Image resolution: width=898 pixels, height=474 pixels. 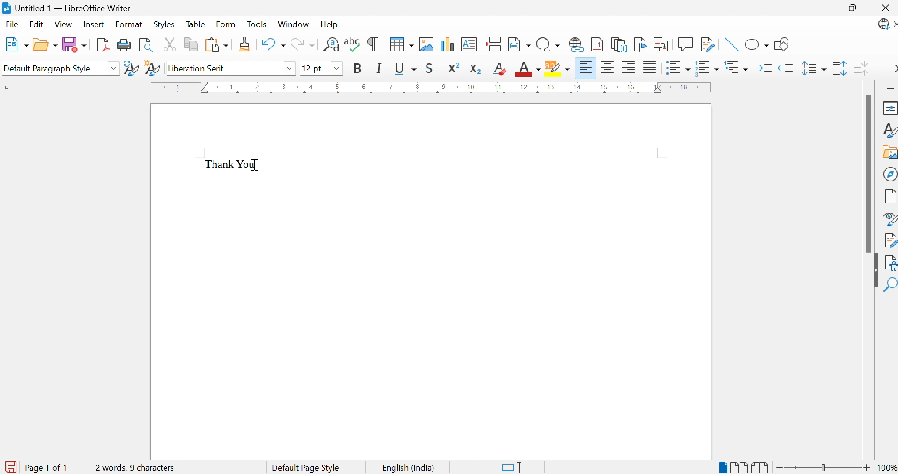 What do you see at coordinates (336, 69) in the screenshot?
I see `Drop Down` at bounding box center [336, 69].